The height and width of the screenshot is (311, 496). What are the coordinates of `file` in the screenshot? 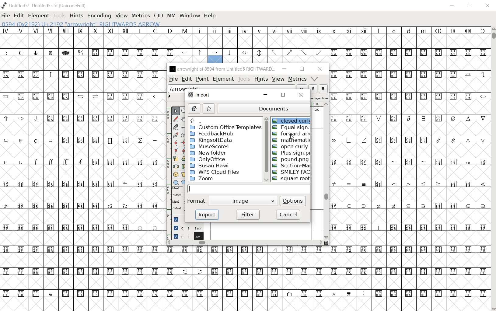 It's located at (173, 79).